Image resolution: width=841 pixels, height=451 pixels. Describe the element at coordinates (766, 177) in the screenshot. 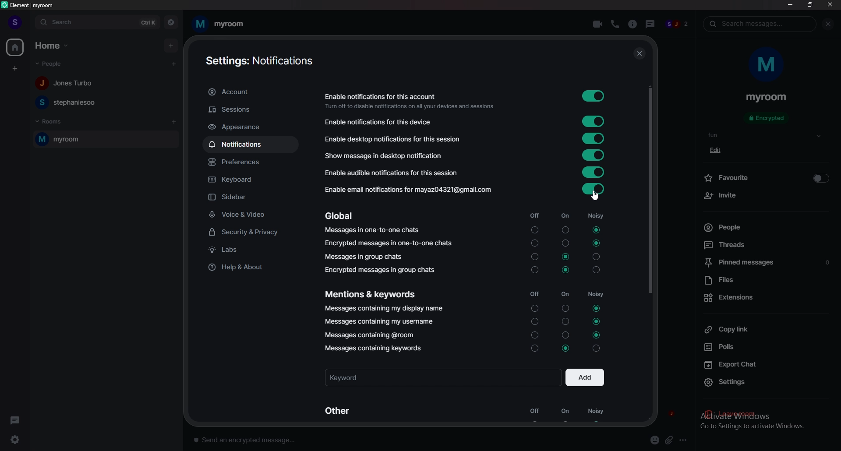

I see `favourite` at that location.